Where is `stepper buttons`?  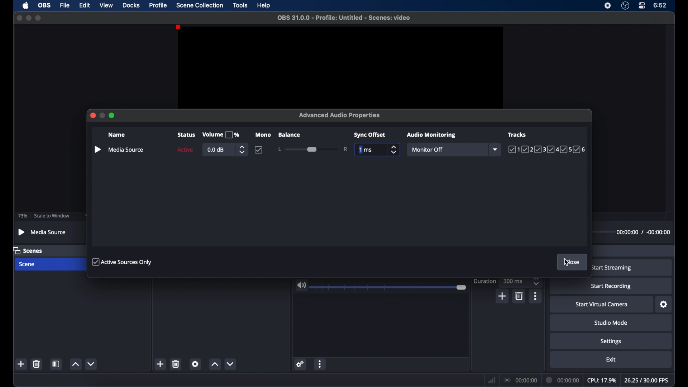 stepper buttons is located at coordinates (537, 281).